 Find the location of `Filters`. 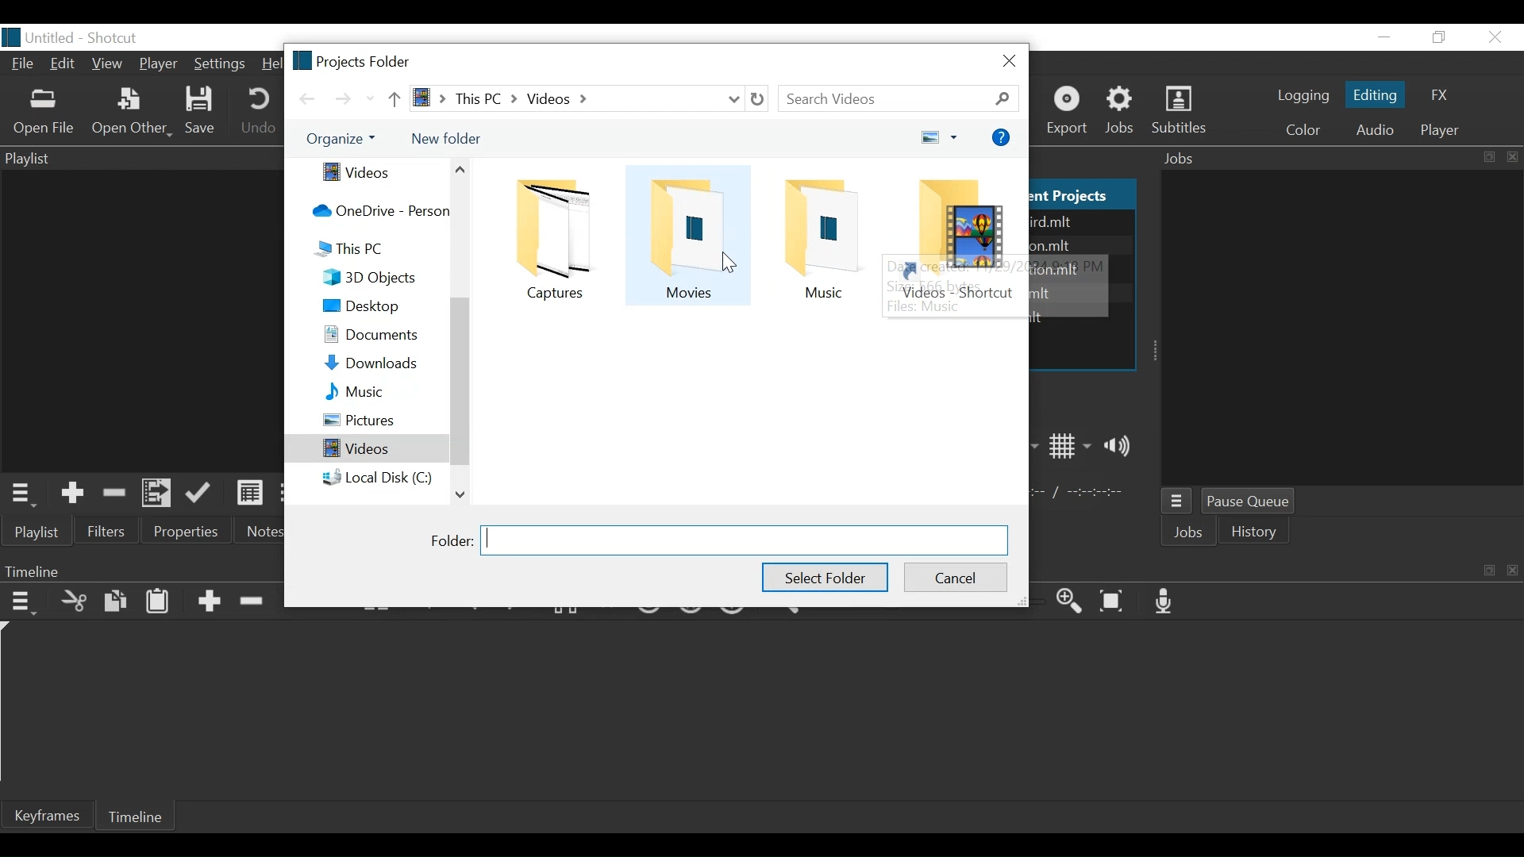

Filters is located at coordinates (107, 530).